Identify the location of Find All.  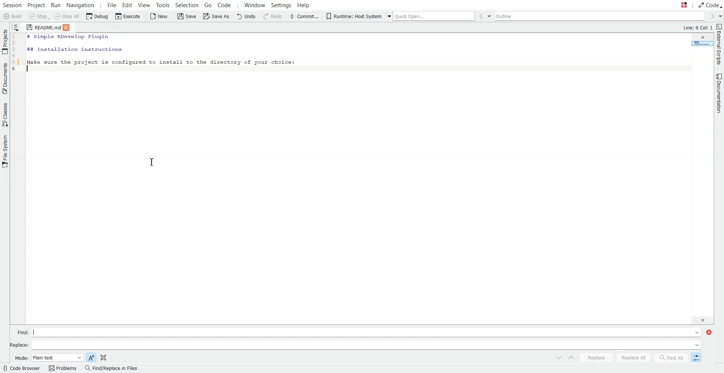
(672, 358).